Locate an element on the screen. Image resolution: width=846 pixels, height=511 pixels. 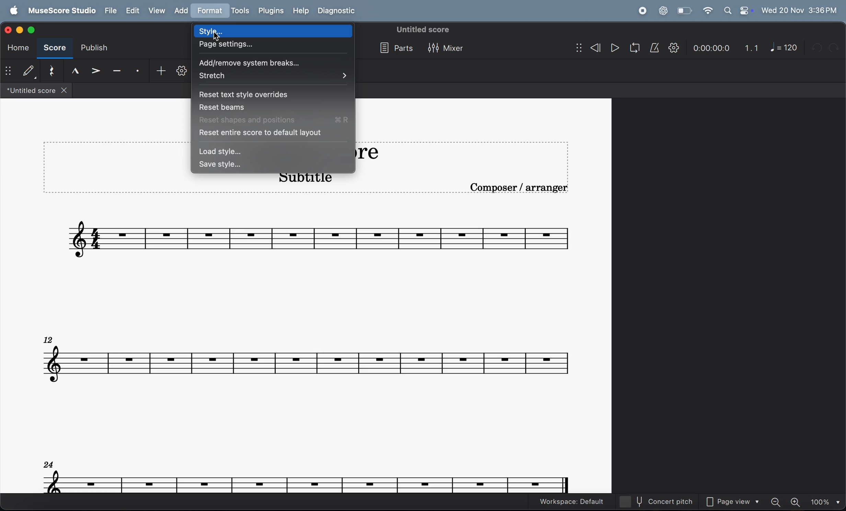
battery is located at coordinates (683, 11).